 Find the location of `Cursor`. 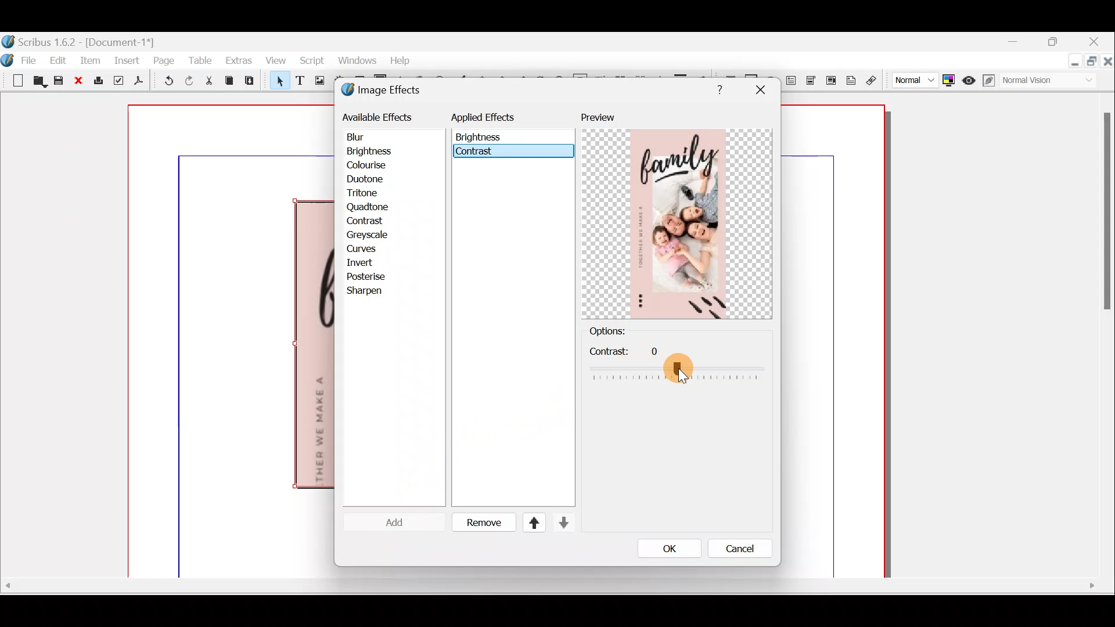

Cursor is located at coordinates (681, 375).